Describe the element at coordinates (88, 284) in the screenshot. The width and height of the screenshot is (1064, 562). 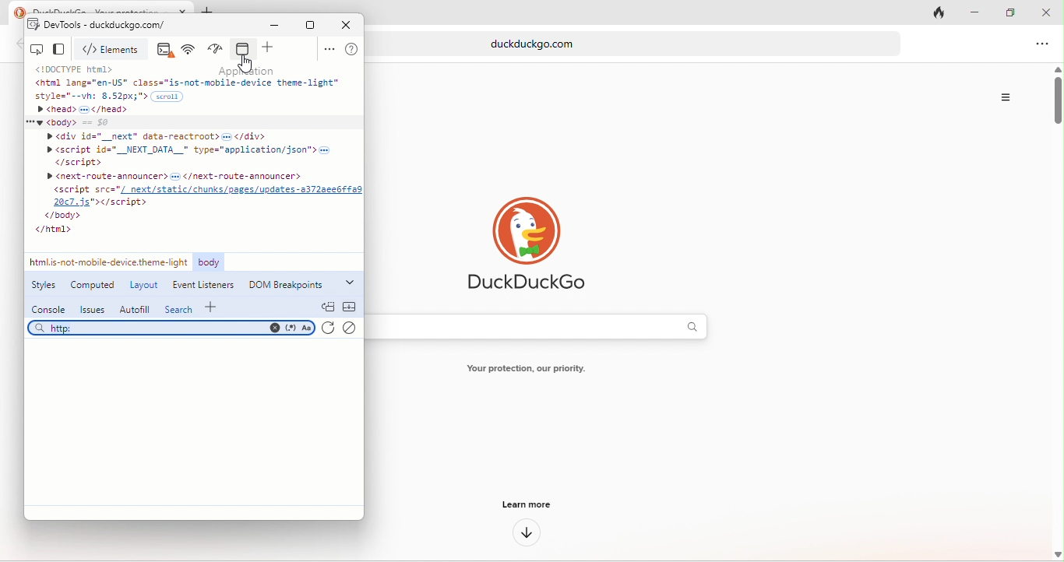
I see `computed` at that location.